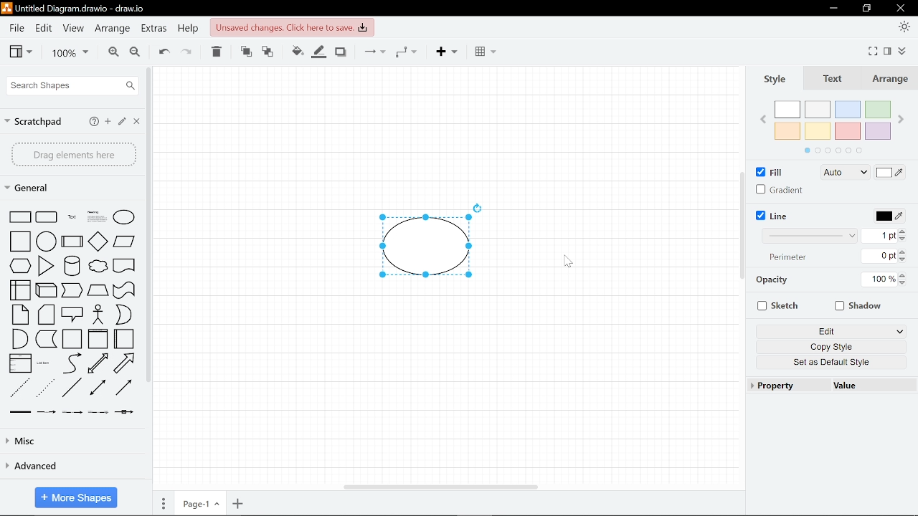  I want to click on More shapes, so click(75, 497).